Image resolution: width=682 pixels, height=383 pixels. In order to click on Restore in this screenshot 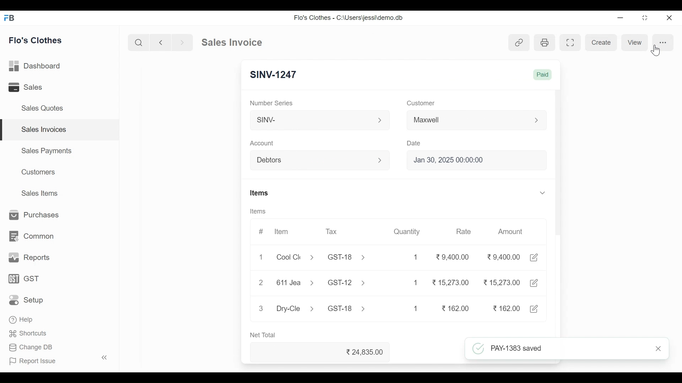, I will do `click(645, 18)`.